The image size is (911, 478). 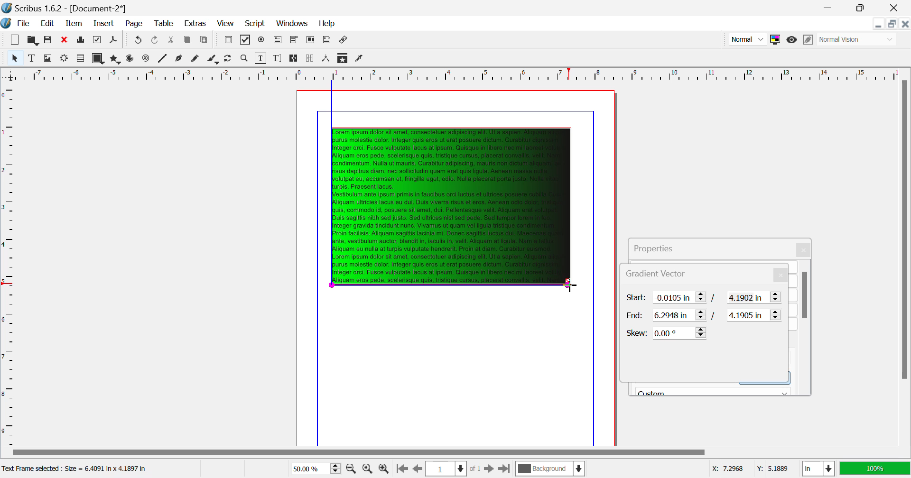 What do you see at coordinates (667, 332) in the screenshot?
I see `Skew` at bounding box center [667, 332].